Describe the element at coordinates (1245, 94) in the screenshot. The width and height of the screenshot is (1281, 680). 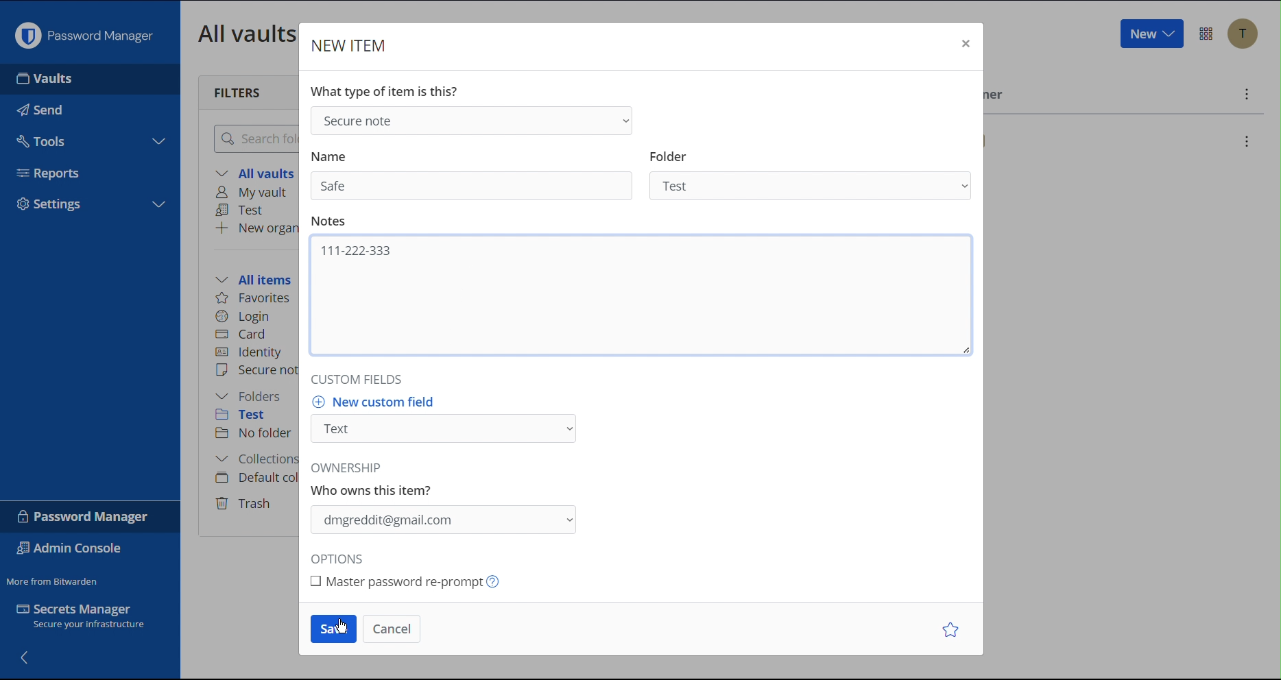
I see `More` at that location.